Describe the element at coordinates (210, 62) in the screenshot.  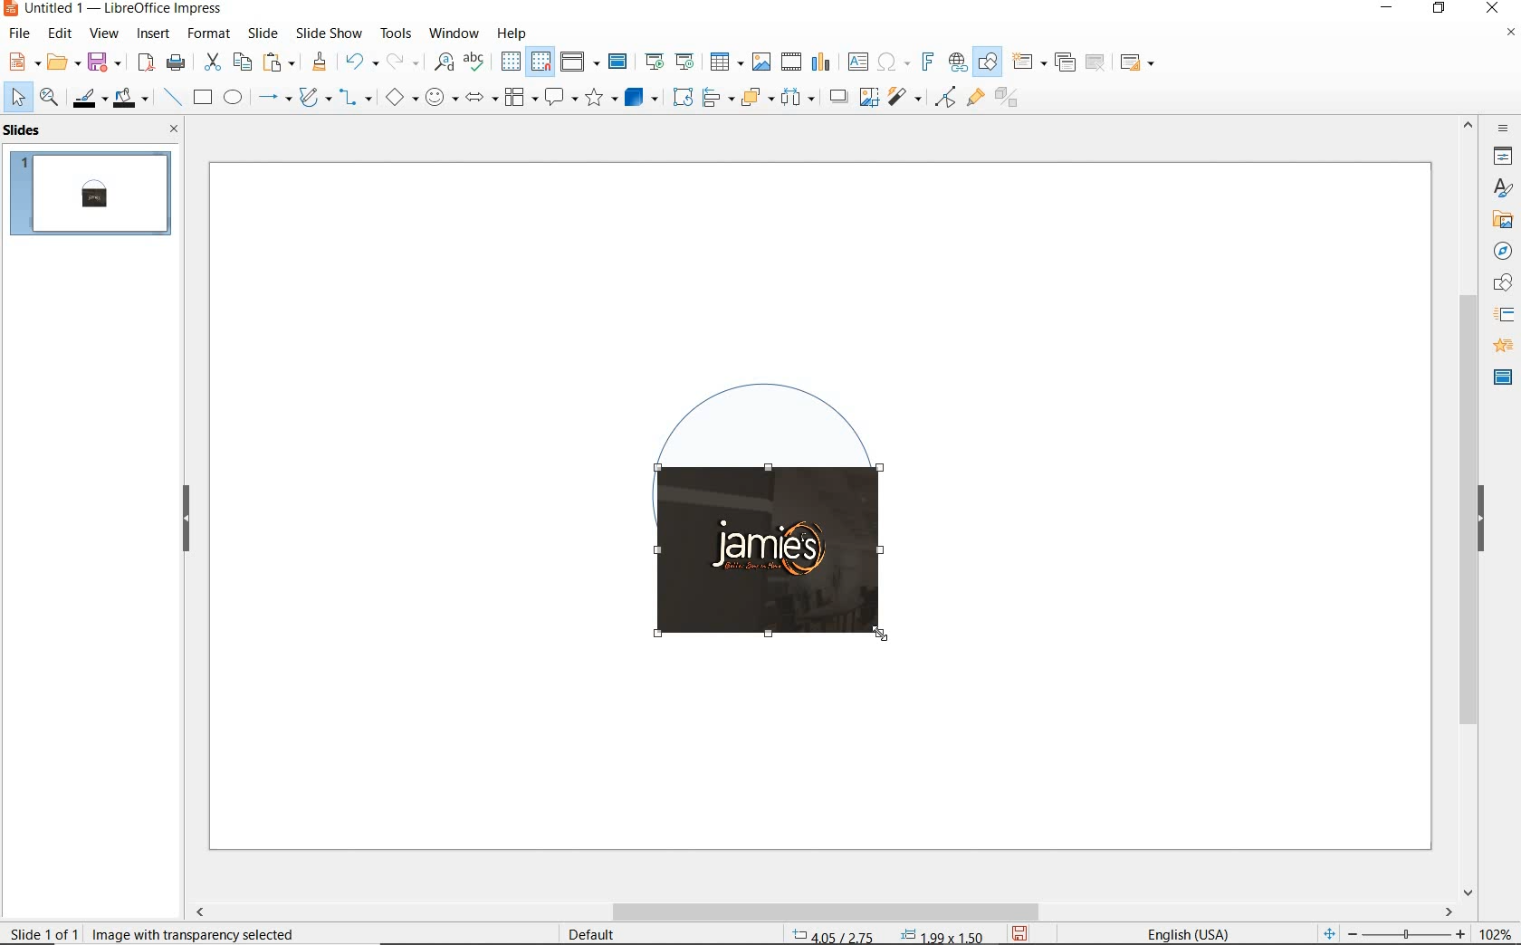
I see `cut` at that location.